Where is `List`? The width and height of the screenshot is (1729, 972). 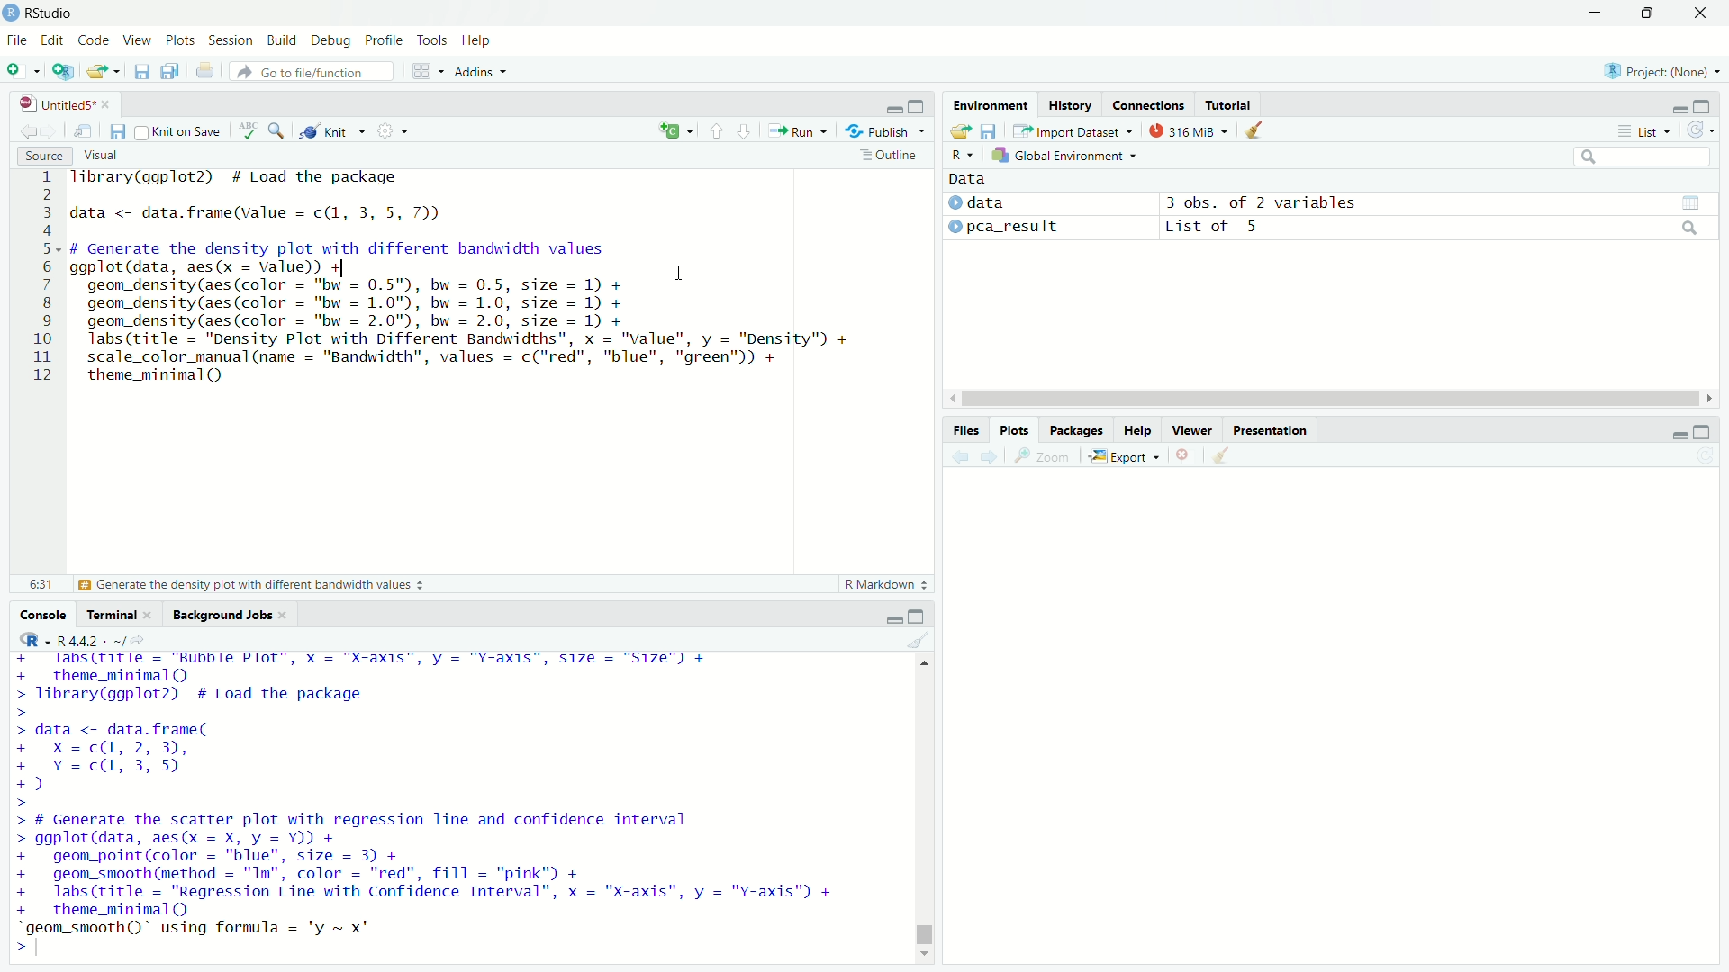 List is located at coordinates (1644, 130).